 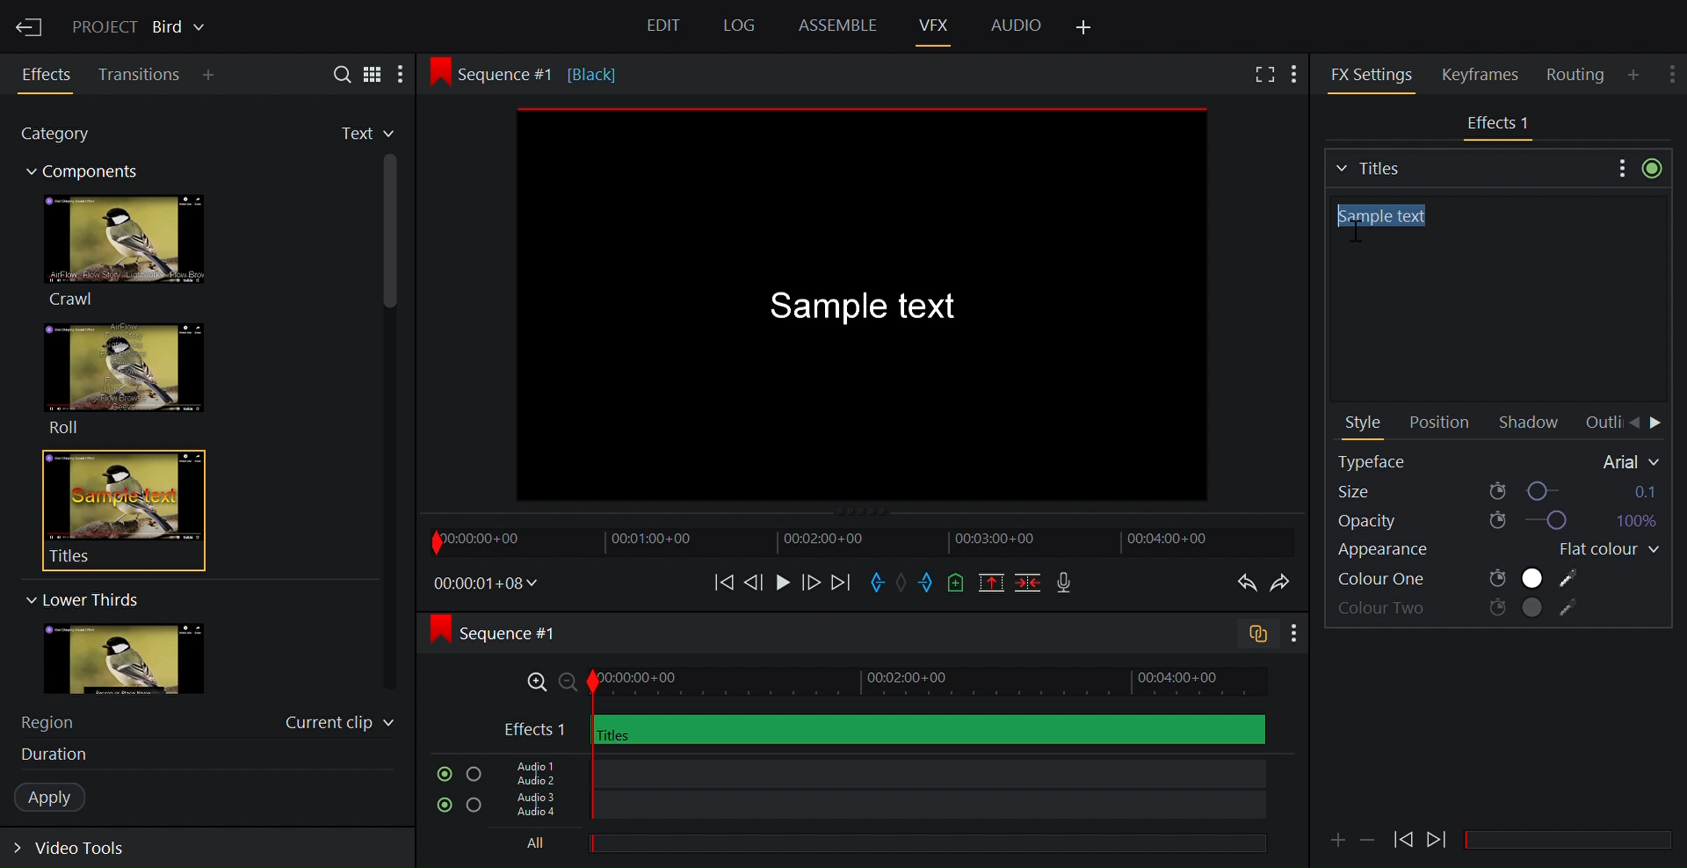 What do you see at coordinates (1601, 423) in the screenshot?
I see `Outline` at bounding box center [1601, 423].